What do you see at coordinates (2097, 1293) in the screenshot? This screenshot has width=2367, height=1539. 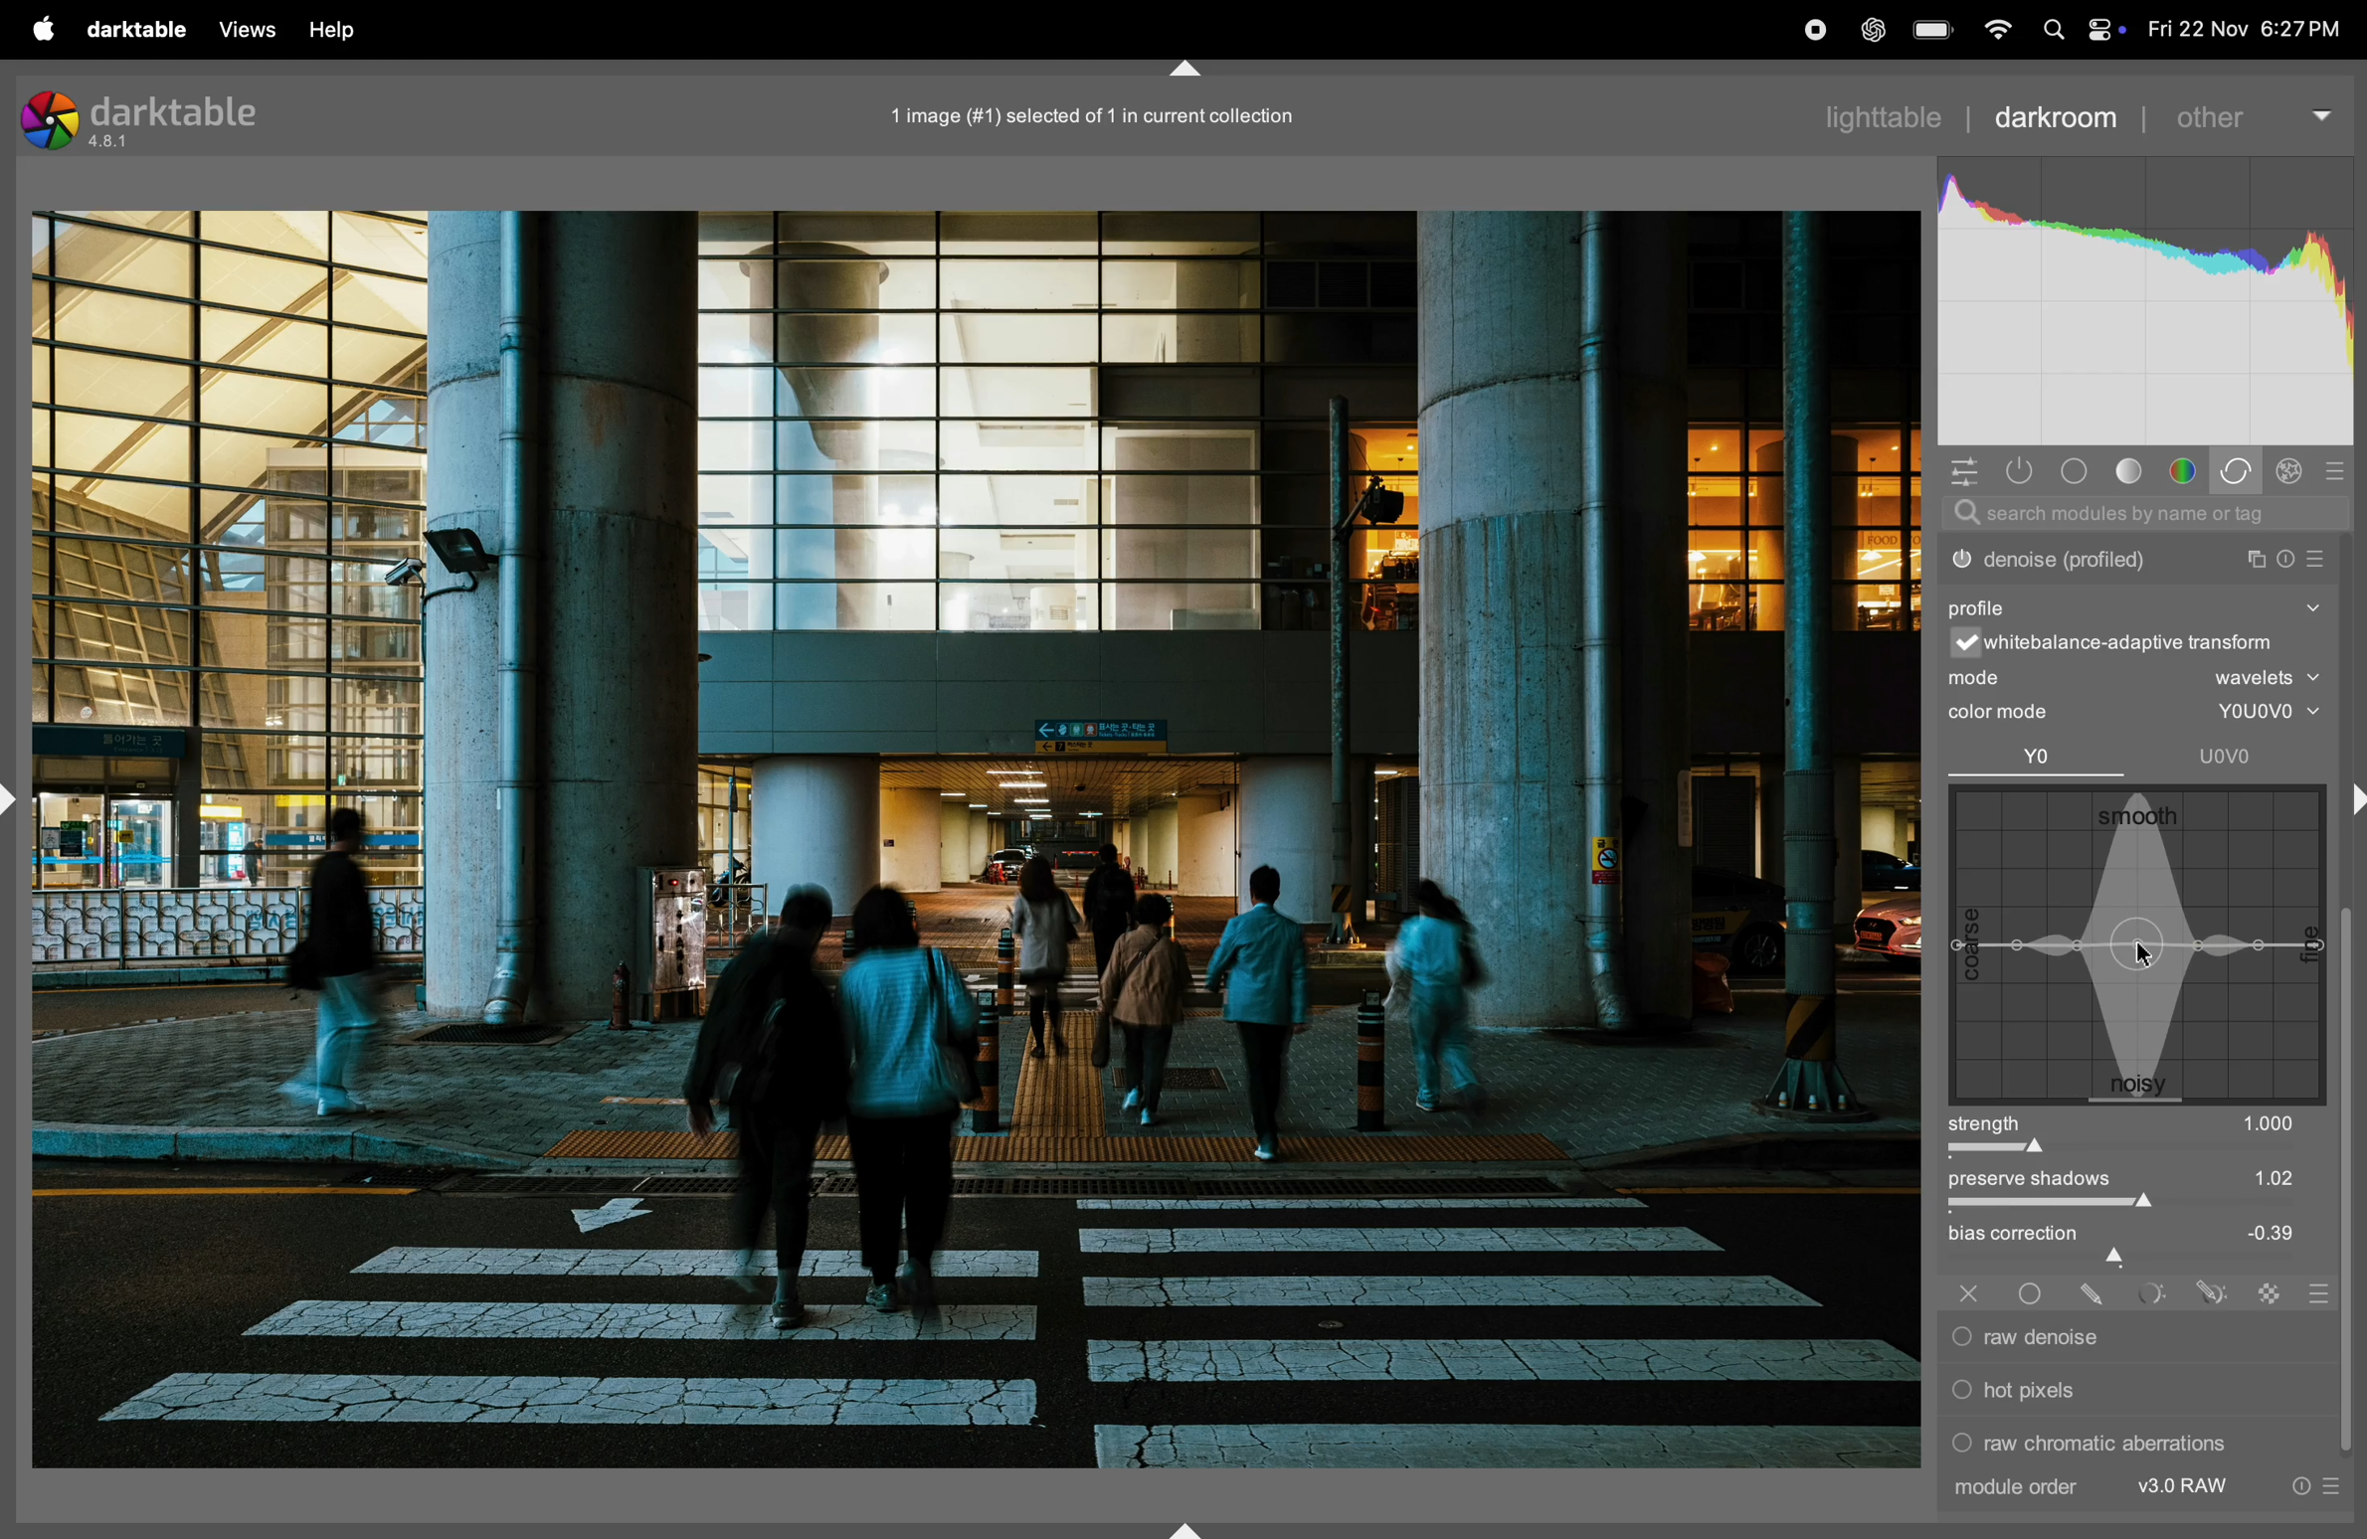 I see `drawn mask` at bounding box center [2097, 1293].